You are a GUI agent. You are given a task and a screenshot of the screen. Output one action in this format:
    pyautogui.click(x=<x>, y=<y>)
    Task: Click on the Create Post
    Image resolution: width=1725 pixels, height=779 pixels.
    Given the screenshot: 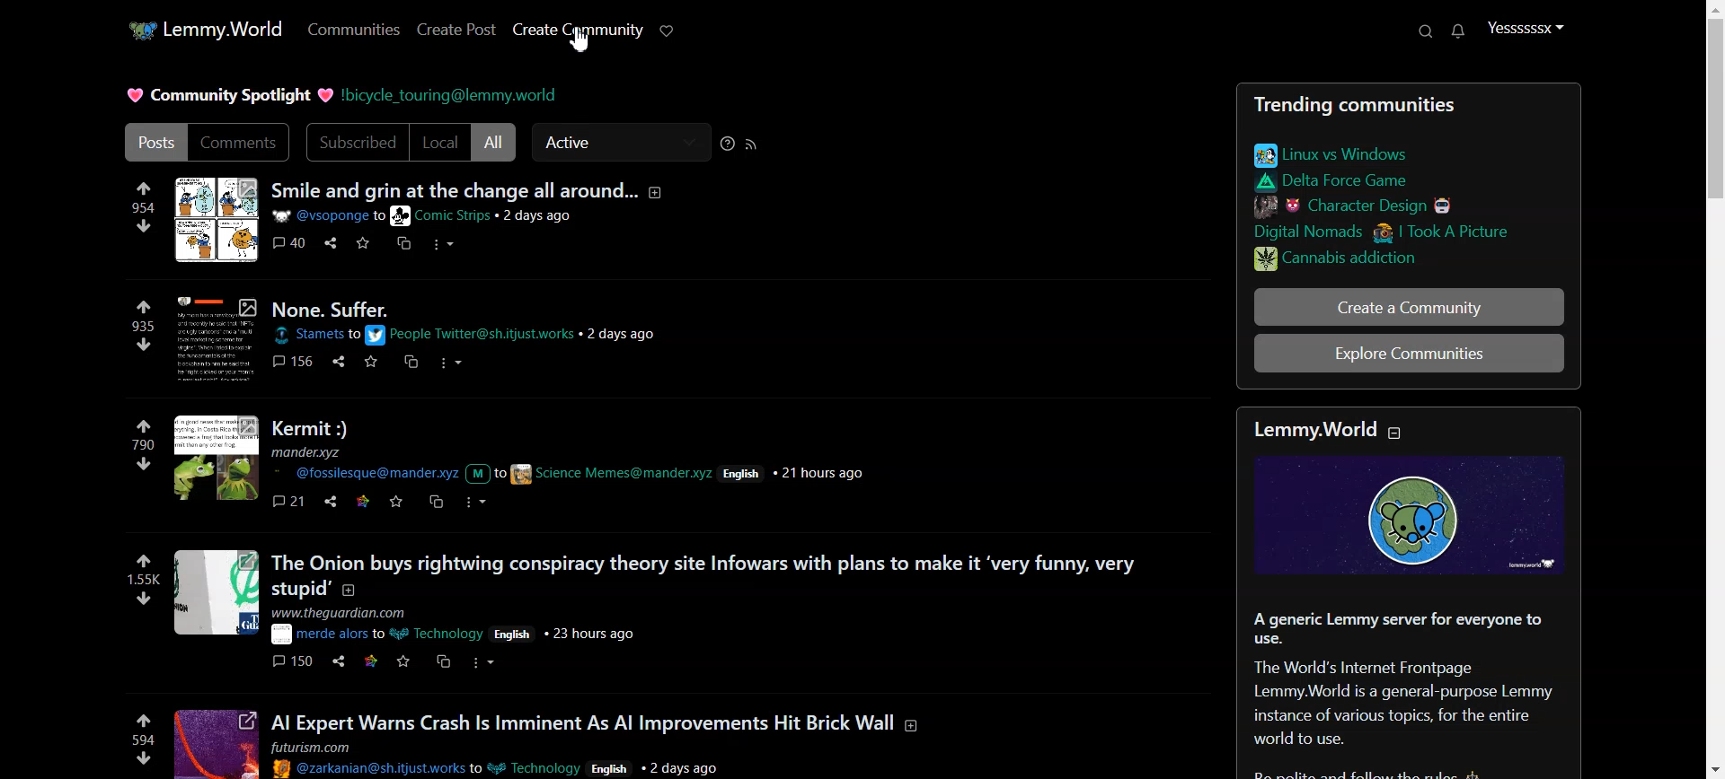 What is the action you would take?
    pyautogui.click(x=455, y=29)
    